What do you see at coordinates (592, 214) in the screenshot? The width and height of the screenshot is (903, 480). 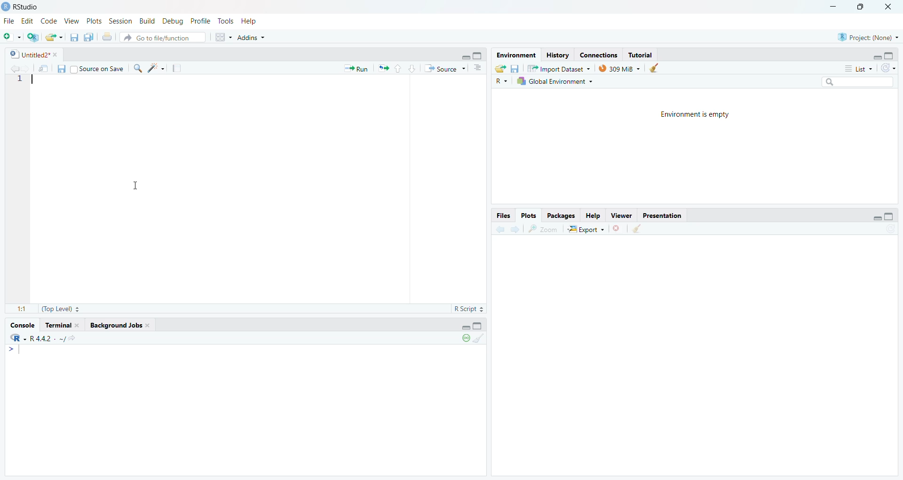 I see `Help` at bounding box center [592, 214].